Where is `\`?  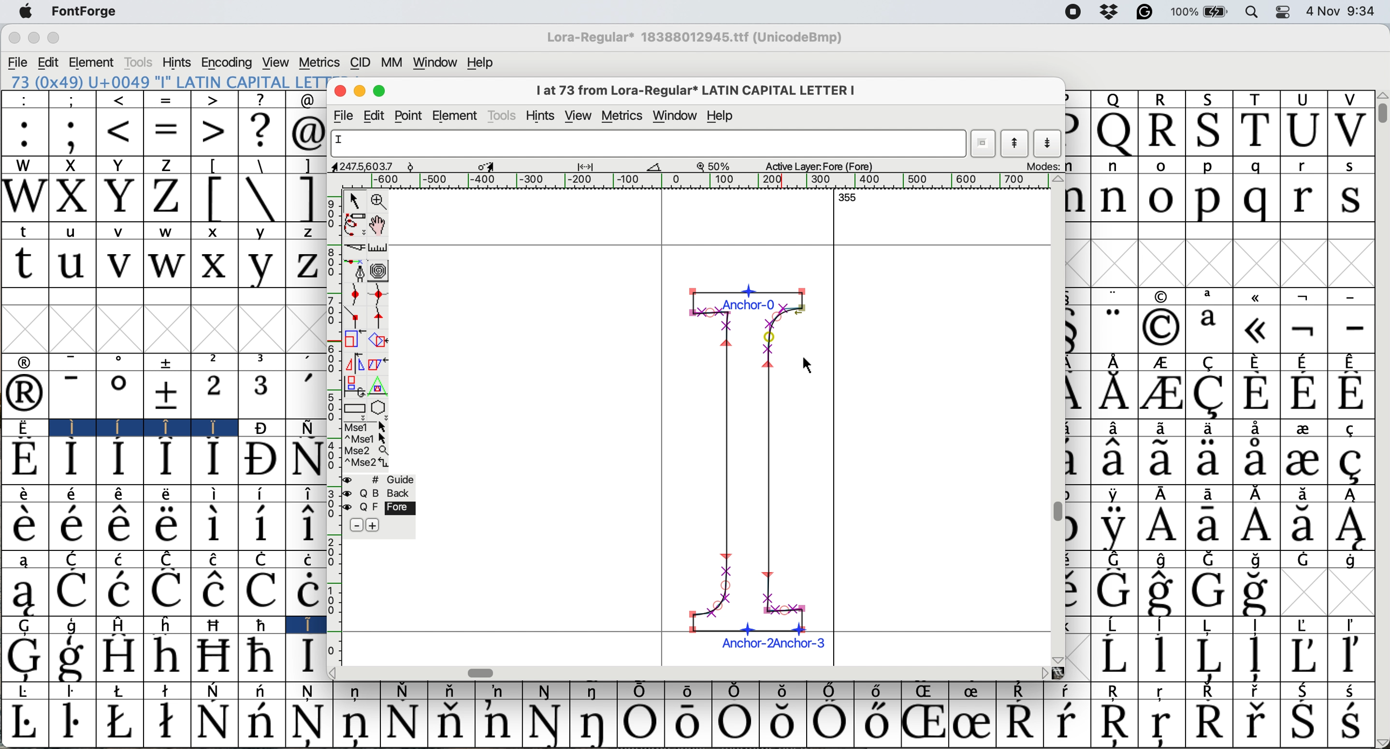
\ is located at coordinates (260, 165).